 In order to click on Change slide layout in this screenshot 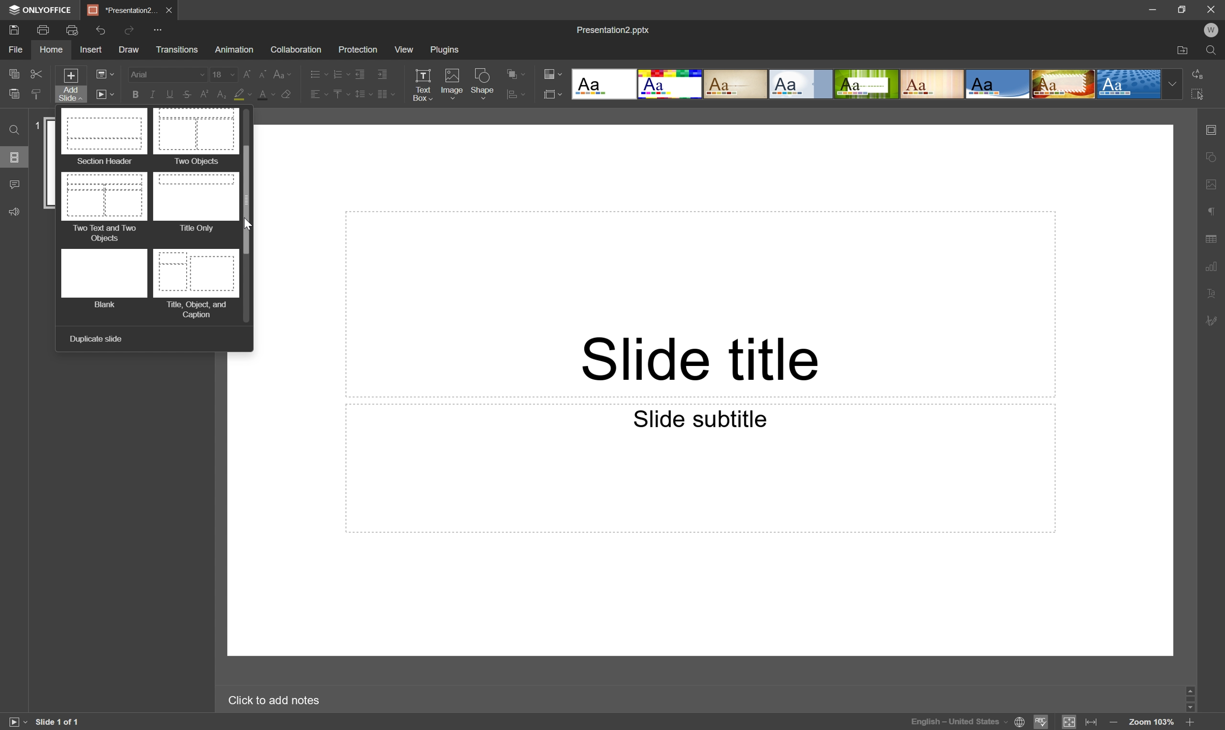, I will do `click(105, 74)`.